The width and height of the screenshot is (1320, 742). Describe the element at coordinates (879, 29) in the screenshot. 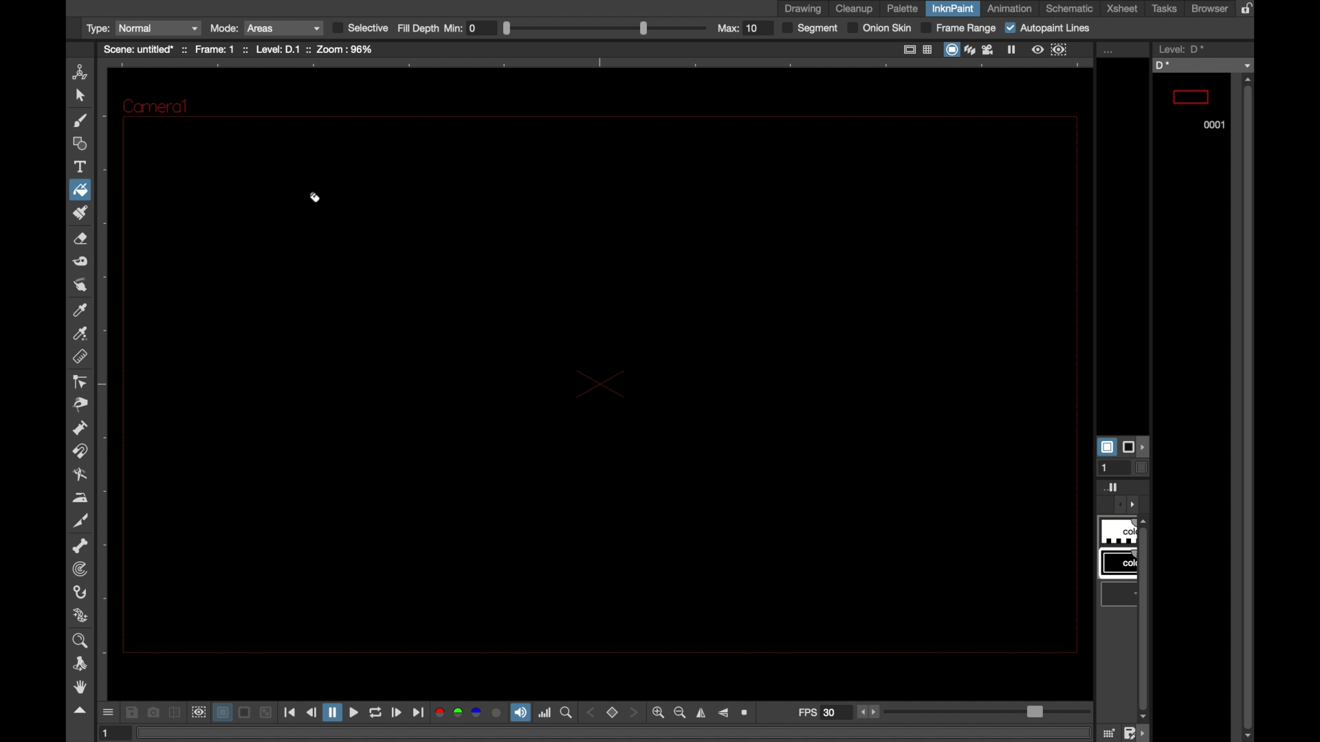

I see `Onion Skin` at that location.